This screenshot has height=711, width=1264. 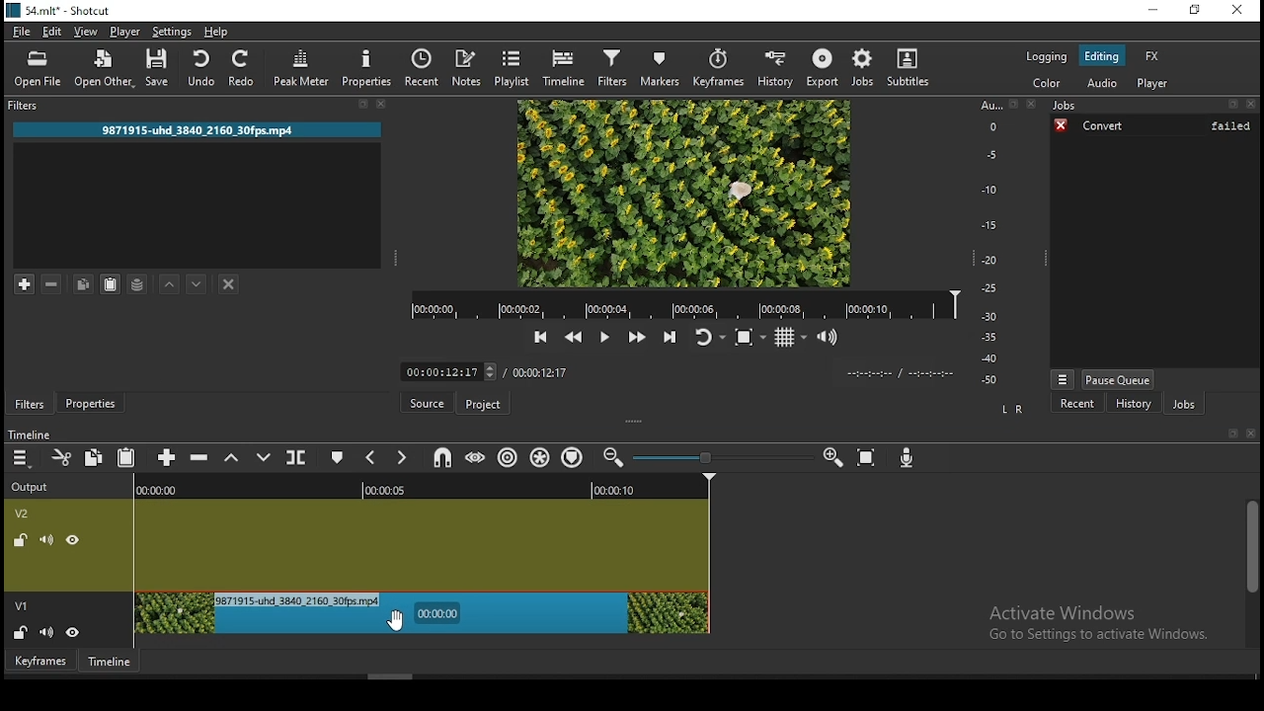 I want to click on add filter, so click(x=24, y=284).